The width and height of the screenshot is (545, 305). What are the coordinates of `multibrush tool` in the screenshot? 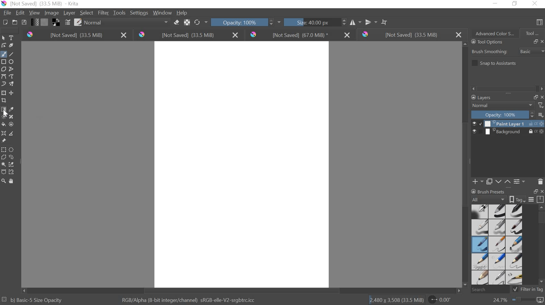 It's located at (12, 83).